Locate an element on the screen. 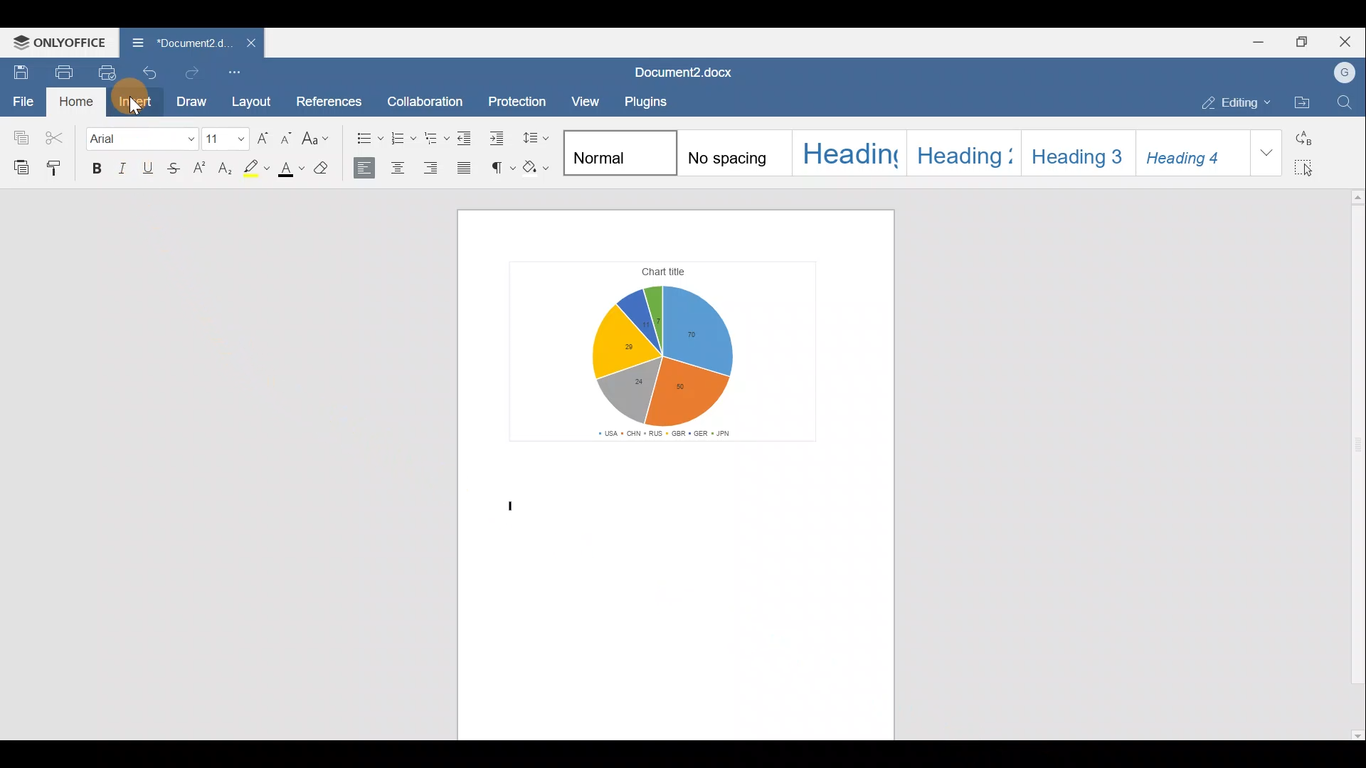  Document name is located at coordinates (686, 71).